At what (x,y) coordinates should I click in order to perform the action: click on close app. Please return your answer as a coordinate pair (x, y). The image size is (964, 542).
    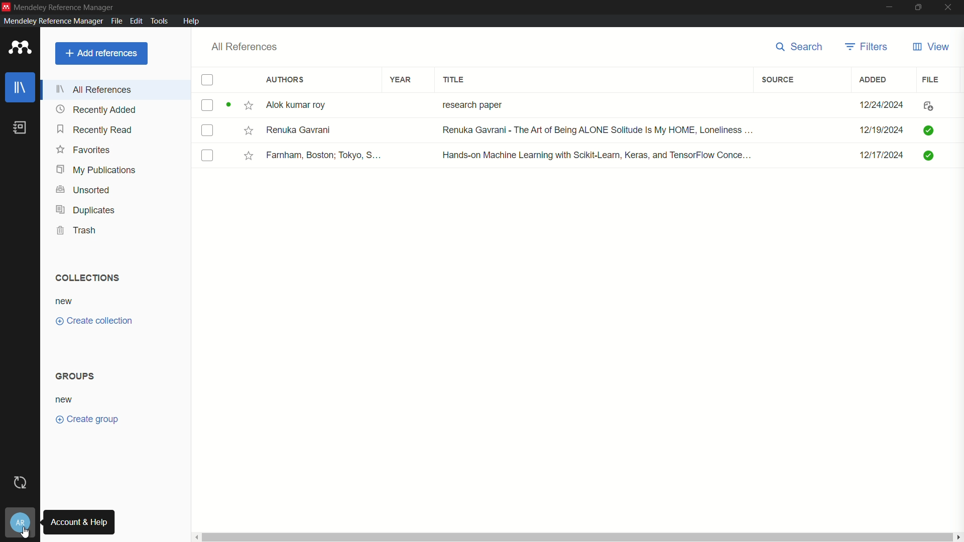
    Looking at the image, I should click on (951, 8).